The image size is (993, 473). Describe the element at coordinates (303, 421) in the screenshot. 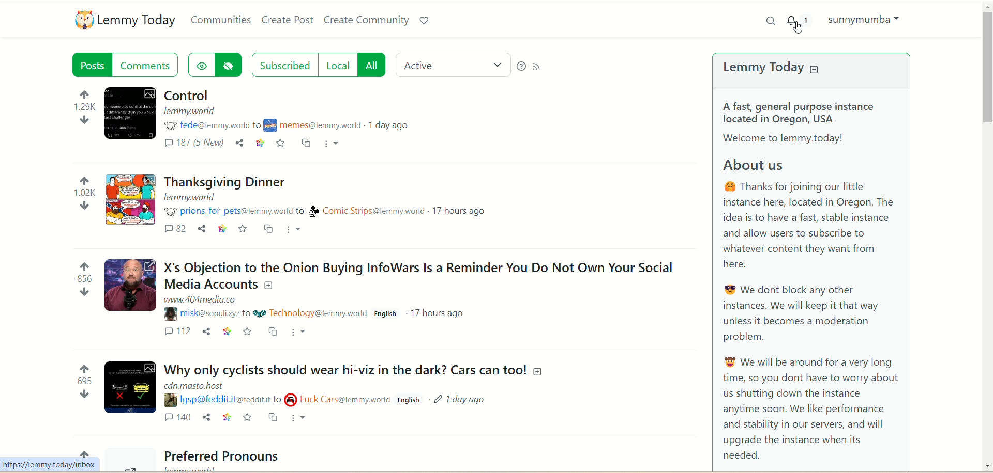

I see `more` at that location.